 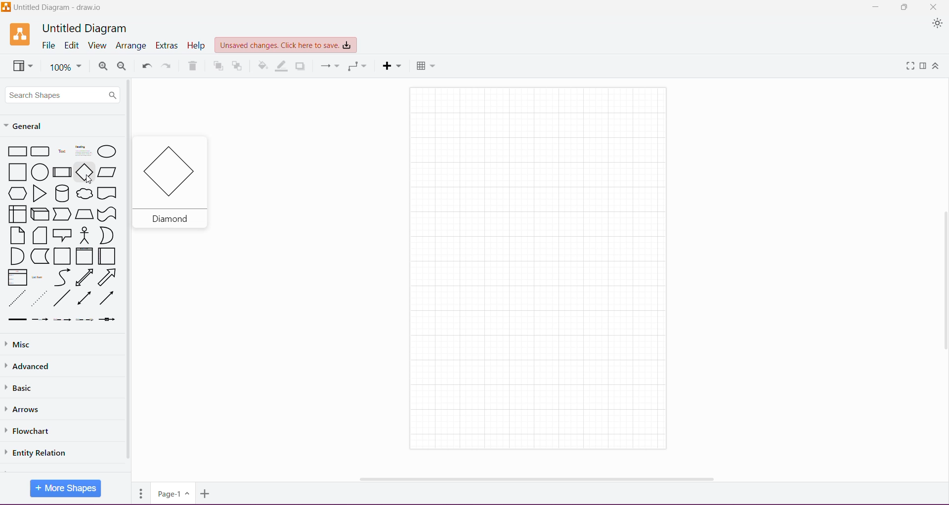 What do you see at coordinates (167, 45) in the screenshot?
I see `Extras` at bounding box center [167, 45].